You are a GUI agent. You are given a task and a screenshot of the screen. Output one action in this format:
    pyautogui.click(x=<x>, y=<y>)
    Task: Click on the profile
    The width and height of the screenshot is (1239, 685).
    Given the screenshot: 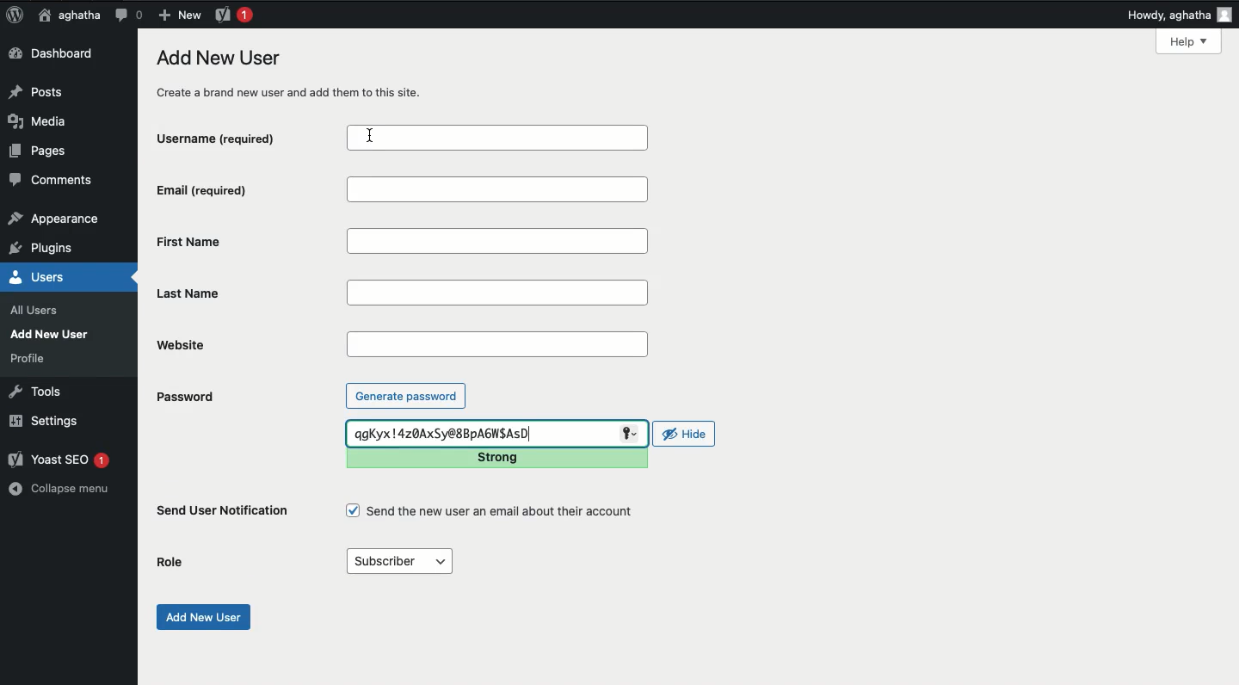 What is the action you would take?
    pyautogui.click(x=33, y=358)
    